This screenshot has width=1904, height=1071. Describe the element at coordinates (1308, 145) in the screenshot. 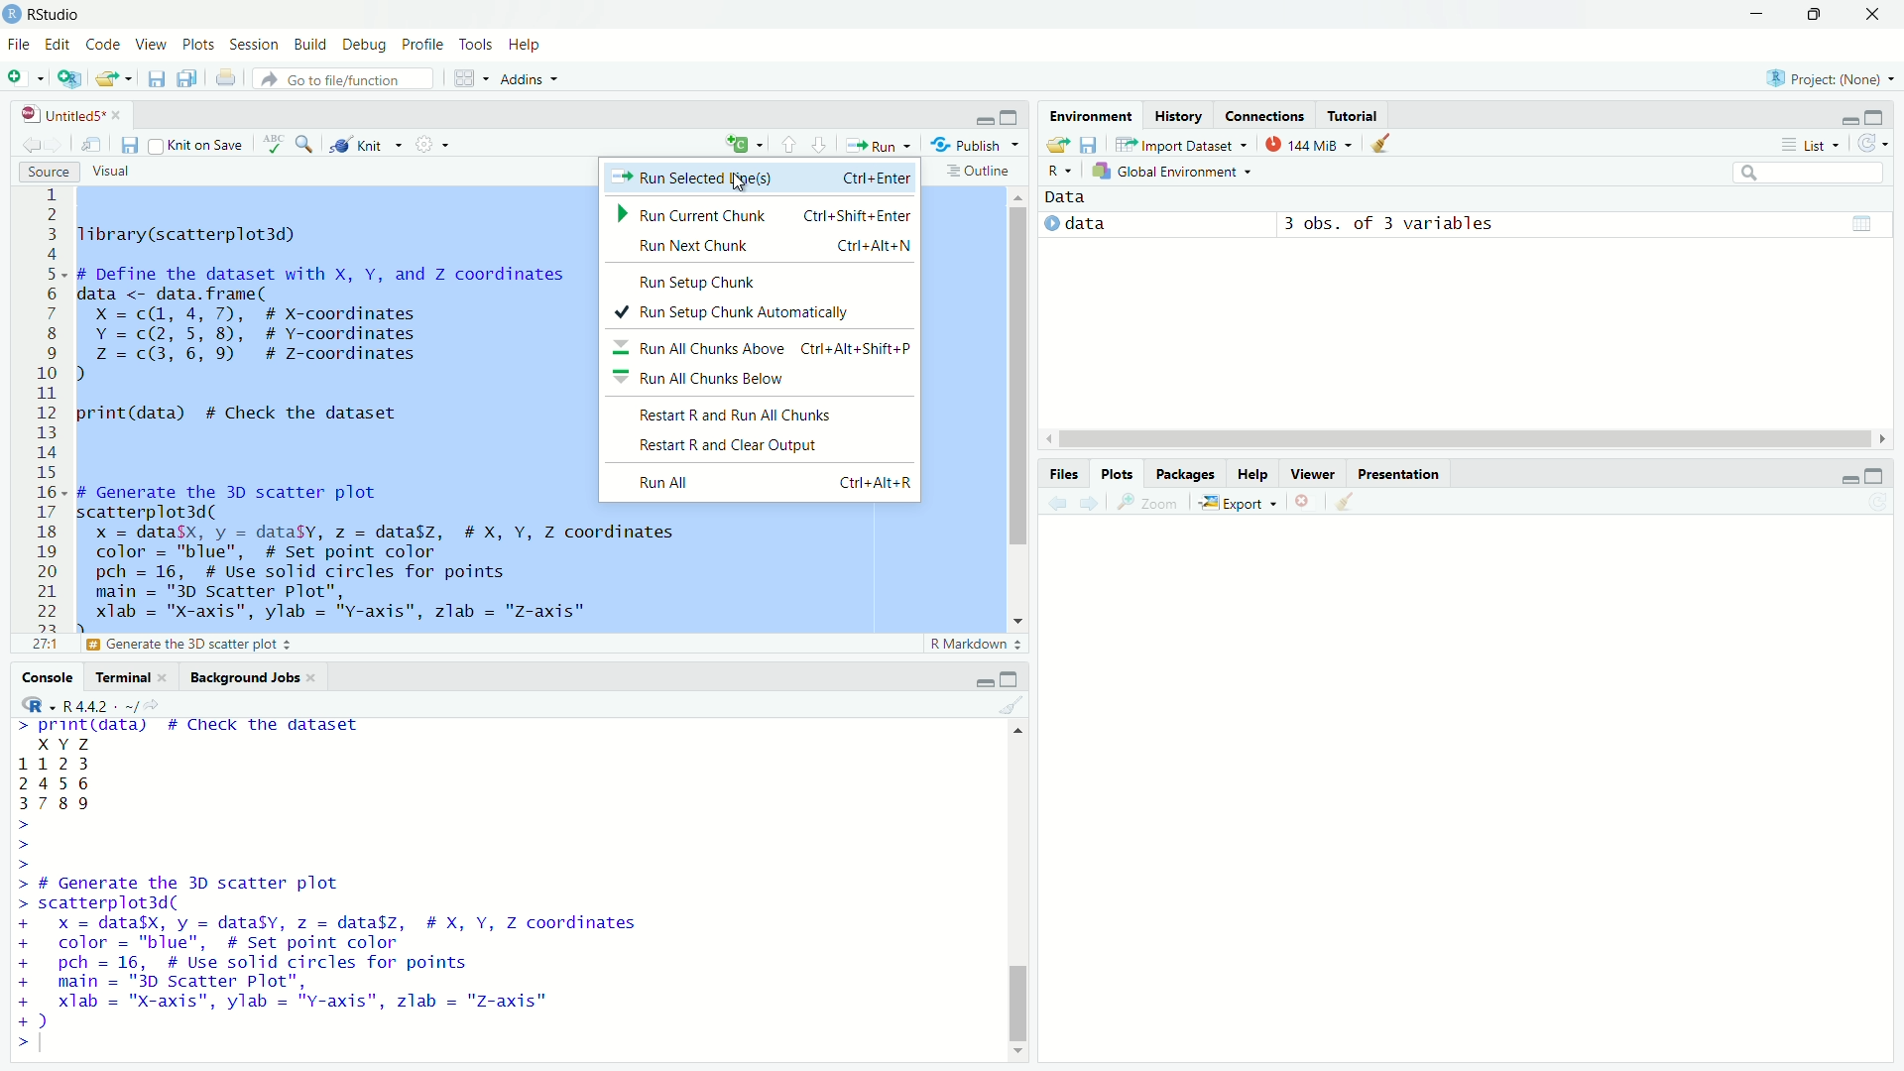

I see `144 MiB` at that location.